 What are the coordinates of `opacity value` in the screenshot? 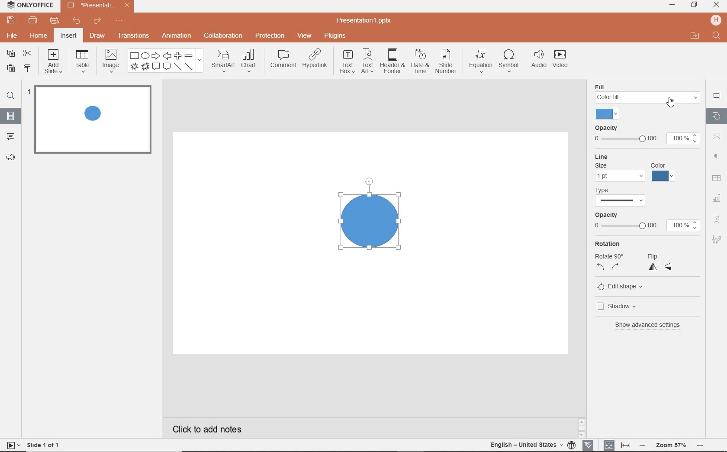 It's located at (686, 139).